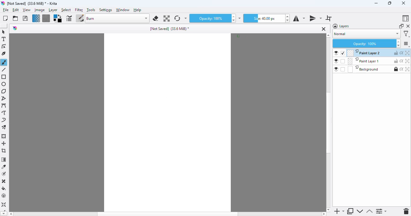  What do you see at coordinates (156, 18) in the screenshot?
I see `set eraser mode` at bounding box center [156, 18].